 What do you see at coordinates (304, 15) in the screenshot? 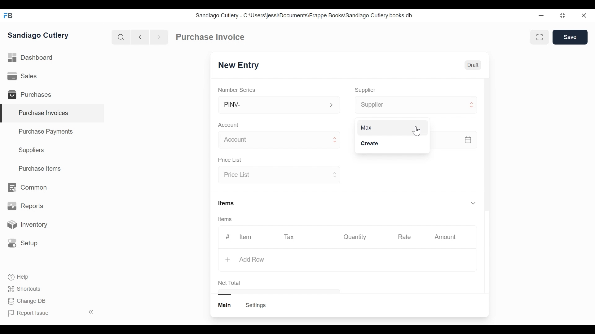
I see `Sandiago Cutlery - C:\Users\jessi\Documents\Frappe Books\Sandiago Cutlery.books.db` at bounding box center [304, 15].